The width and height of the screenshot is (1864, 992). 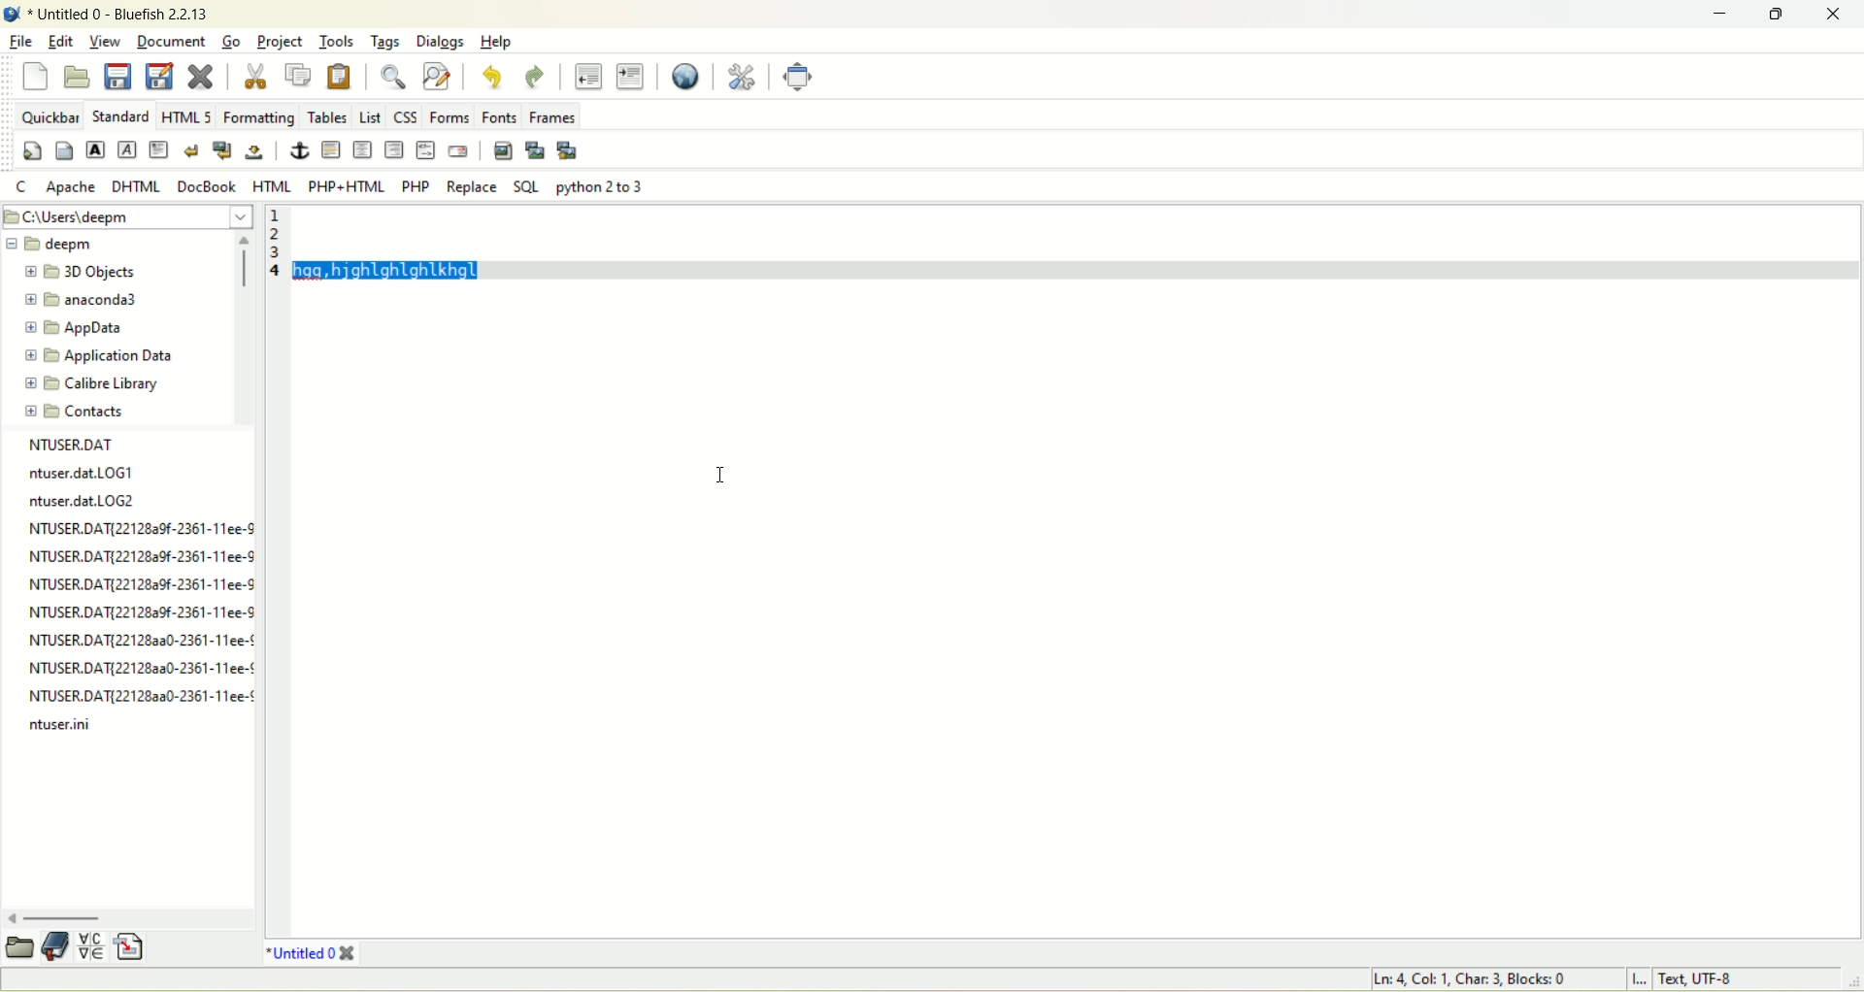 What do you see at coordinates (588, 76) in the screenshot?
I see `unindent` at bounding box center [588, 76].